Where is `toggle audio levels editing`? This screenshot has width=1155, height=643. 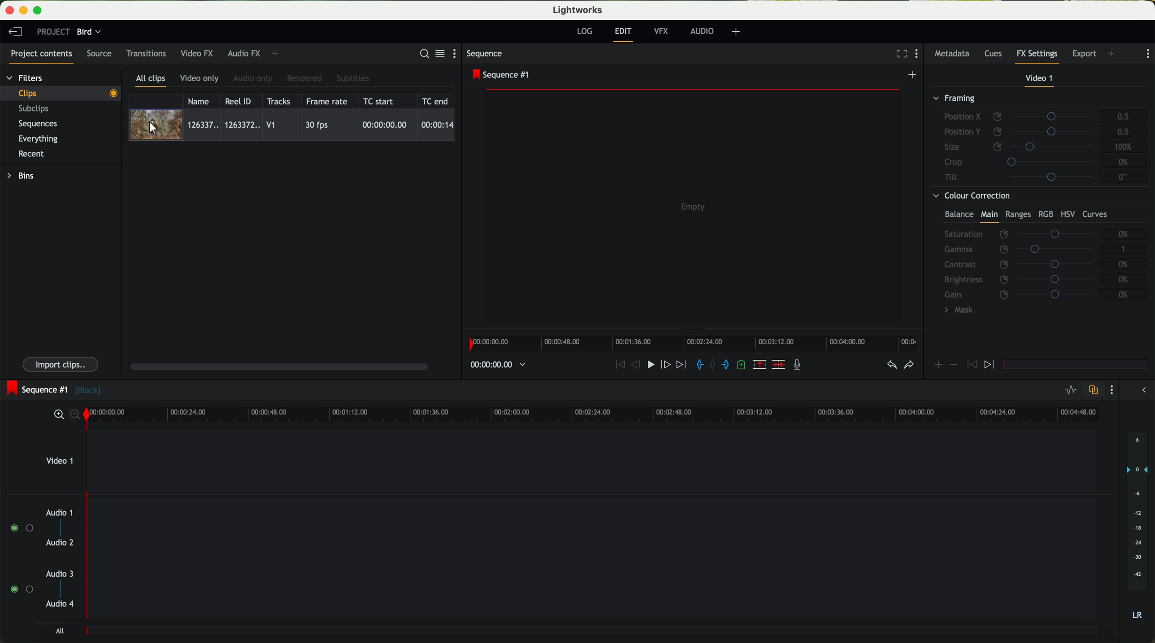
toggle audio levels editing is located at coordinates (1070, 391).